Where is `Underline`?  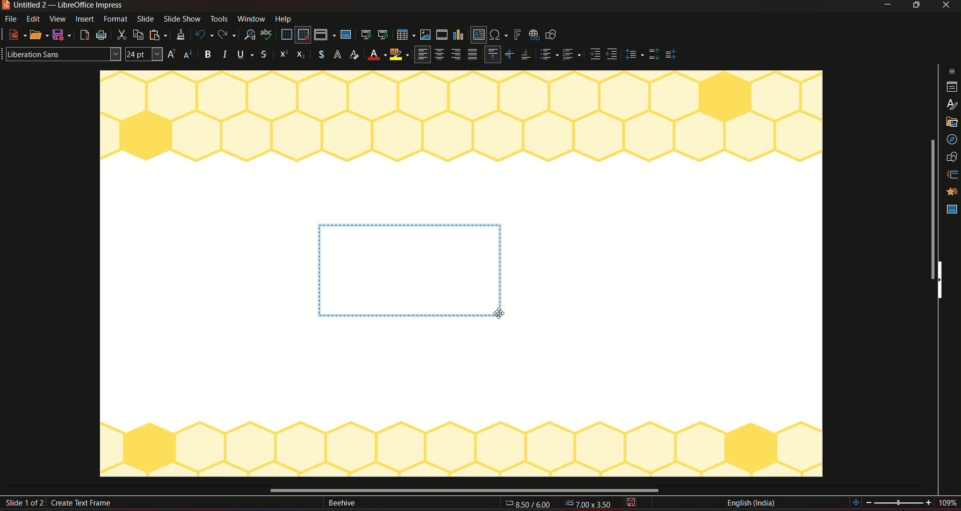
Underline is located at coordinates (246, 54).